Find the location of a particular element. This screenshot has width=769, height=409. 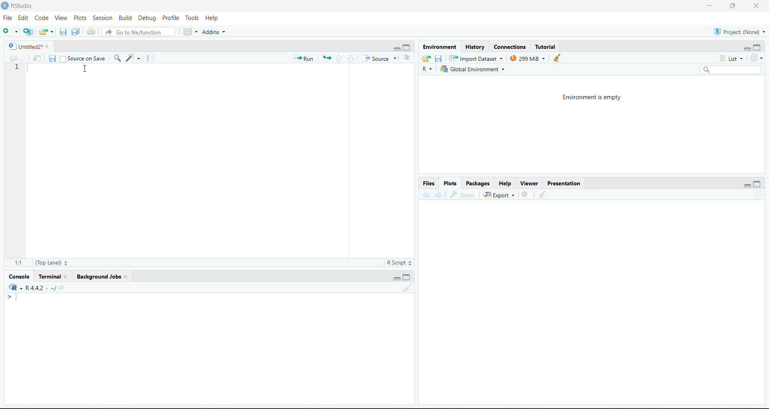

go forward to the next source location is located at coordinates (25, 58).